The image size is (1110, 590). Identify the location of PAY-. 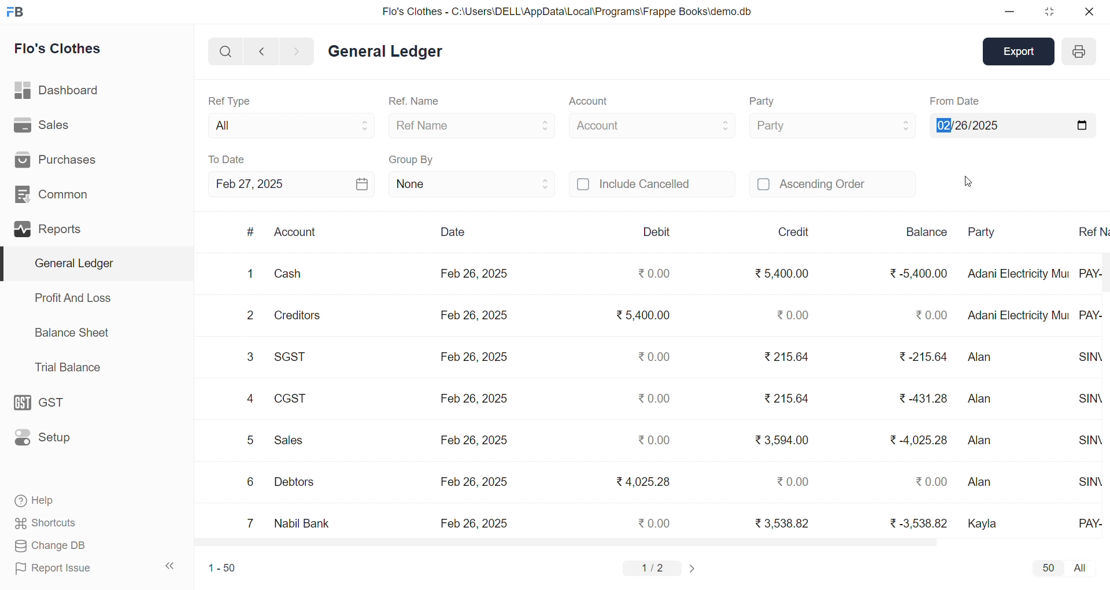
(1088, 523).